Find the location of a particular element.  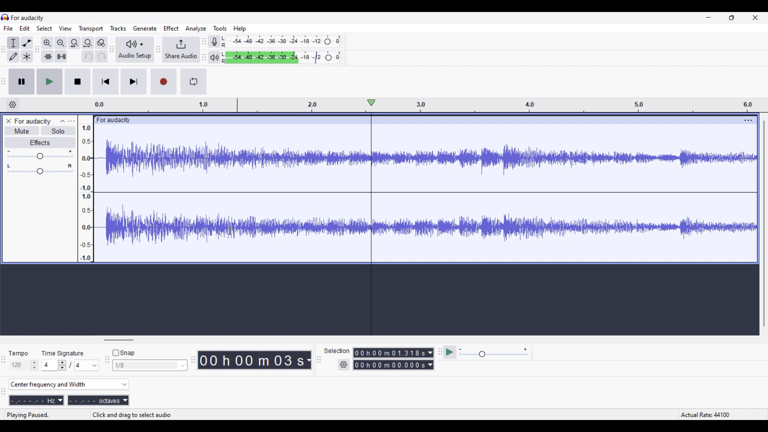

Silence audio selection is located at coordinates (62, 56).